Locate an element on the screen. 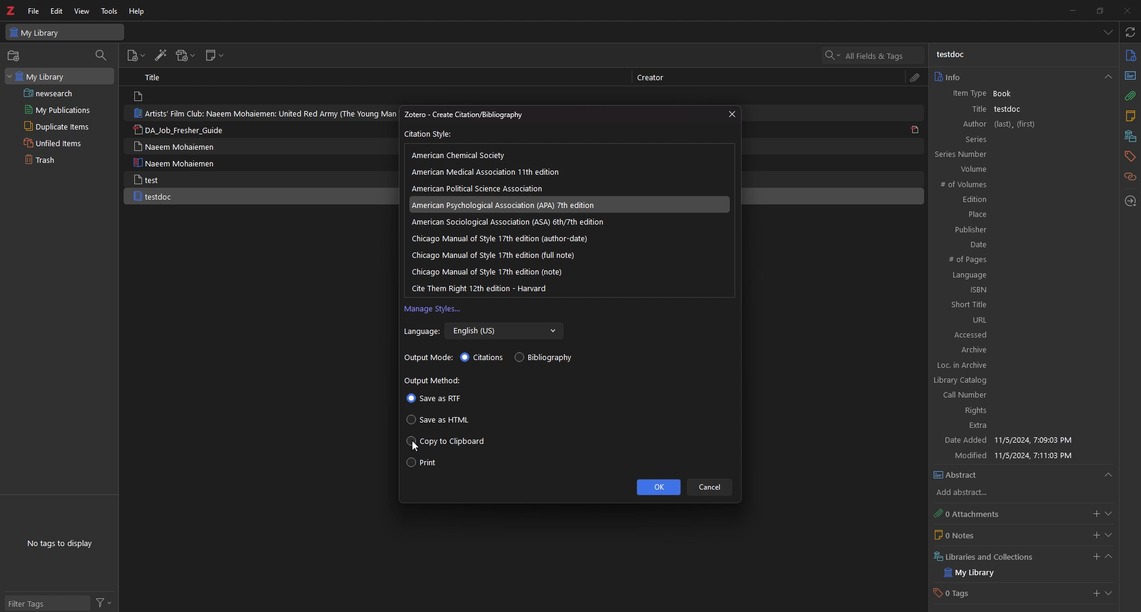 The width and height of the screenshot is (1141, 612). chicago manual of style 17th edition author-date is located at coordinates (499, 238).